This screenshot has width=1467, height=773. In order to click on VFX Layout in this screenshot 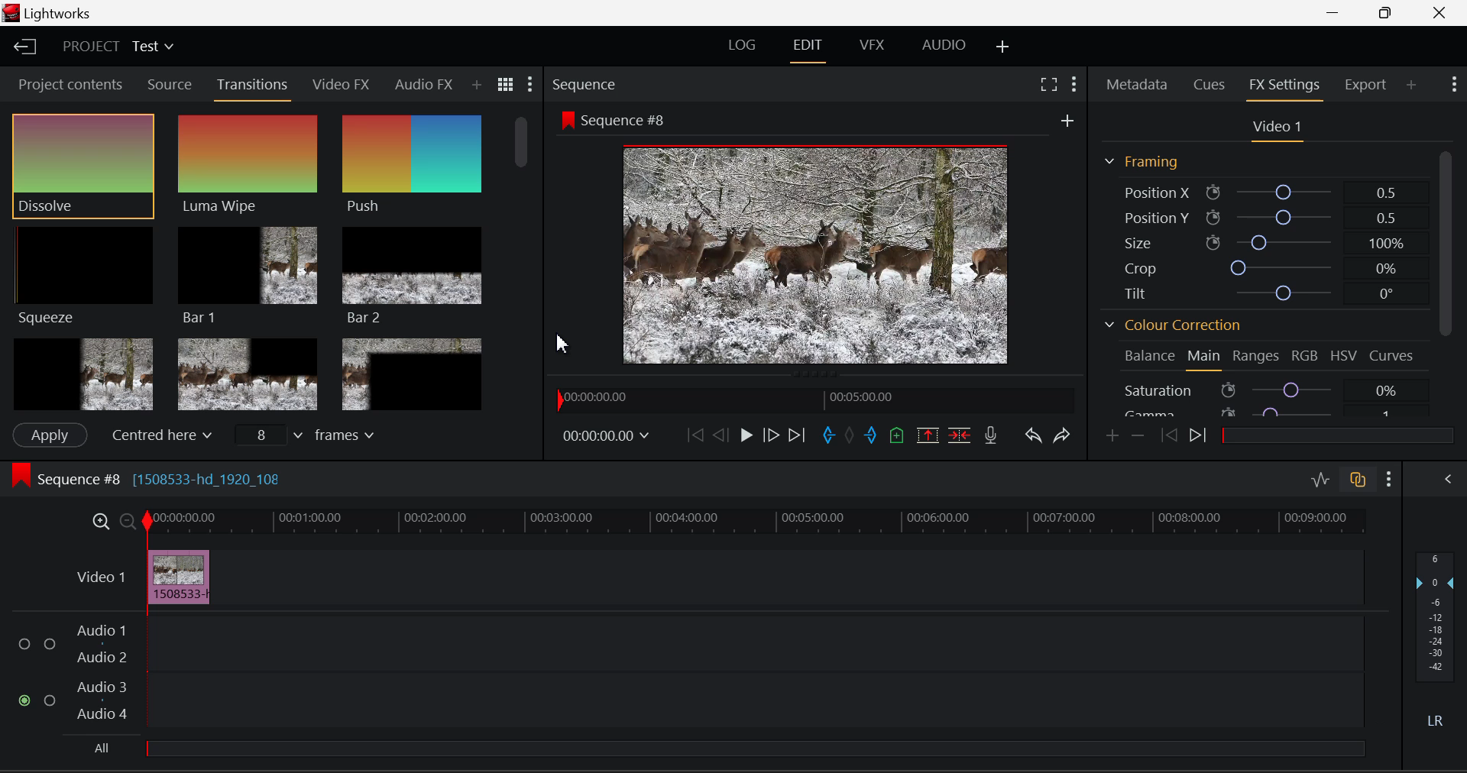, I will do `click(870, 48)`.